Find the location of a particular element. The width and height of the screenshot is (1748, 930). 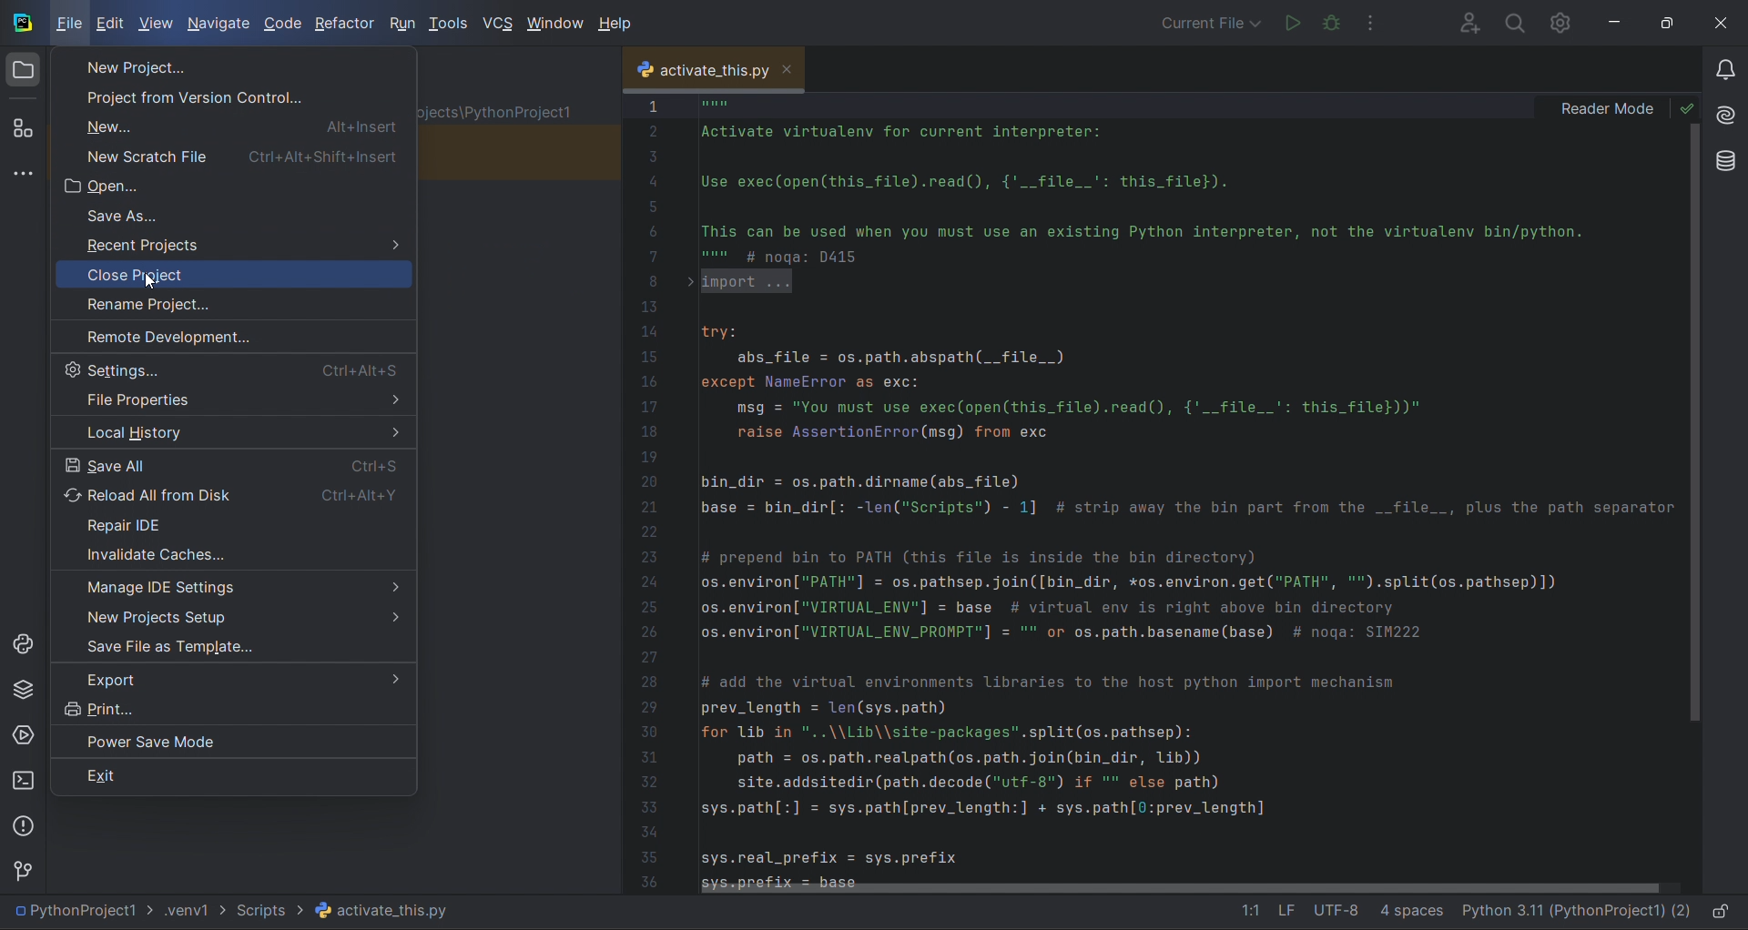

window is located at coordinates (554, 25).